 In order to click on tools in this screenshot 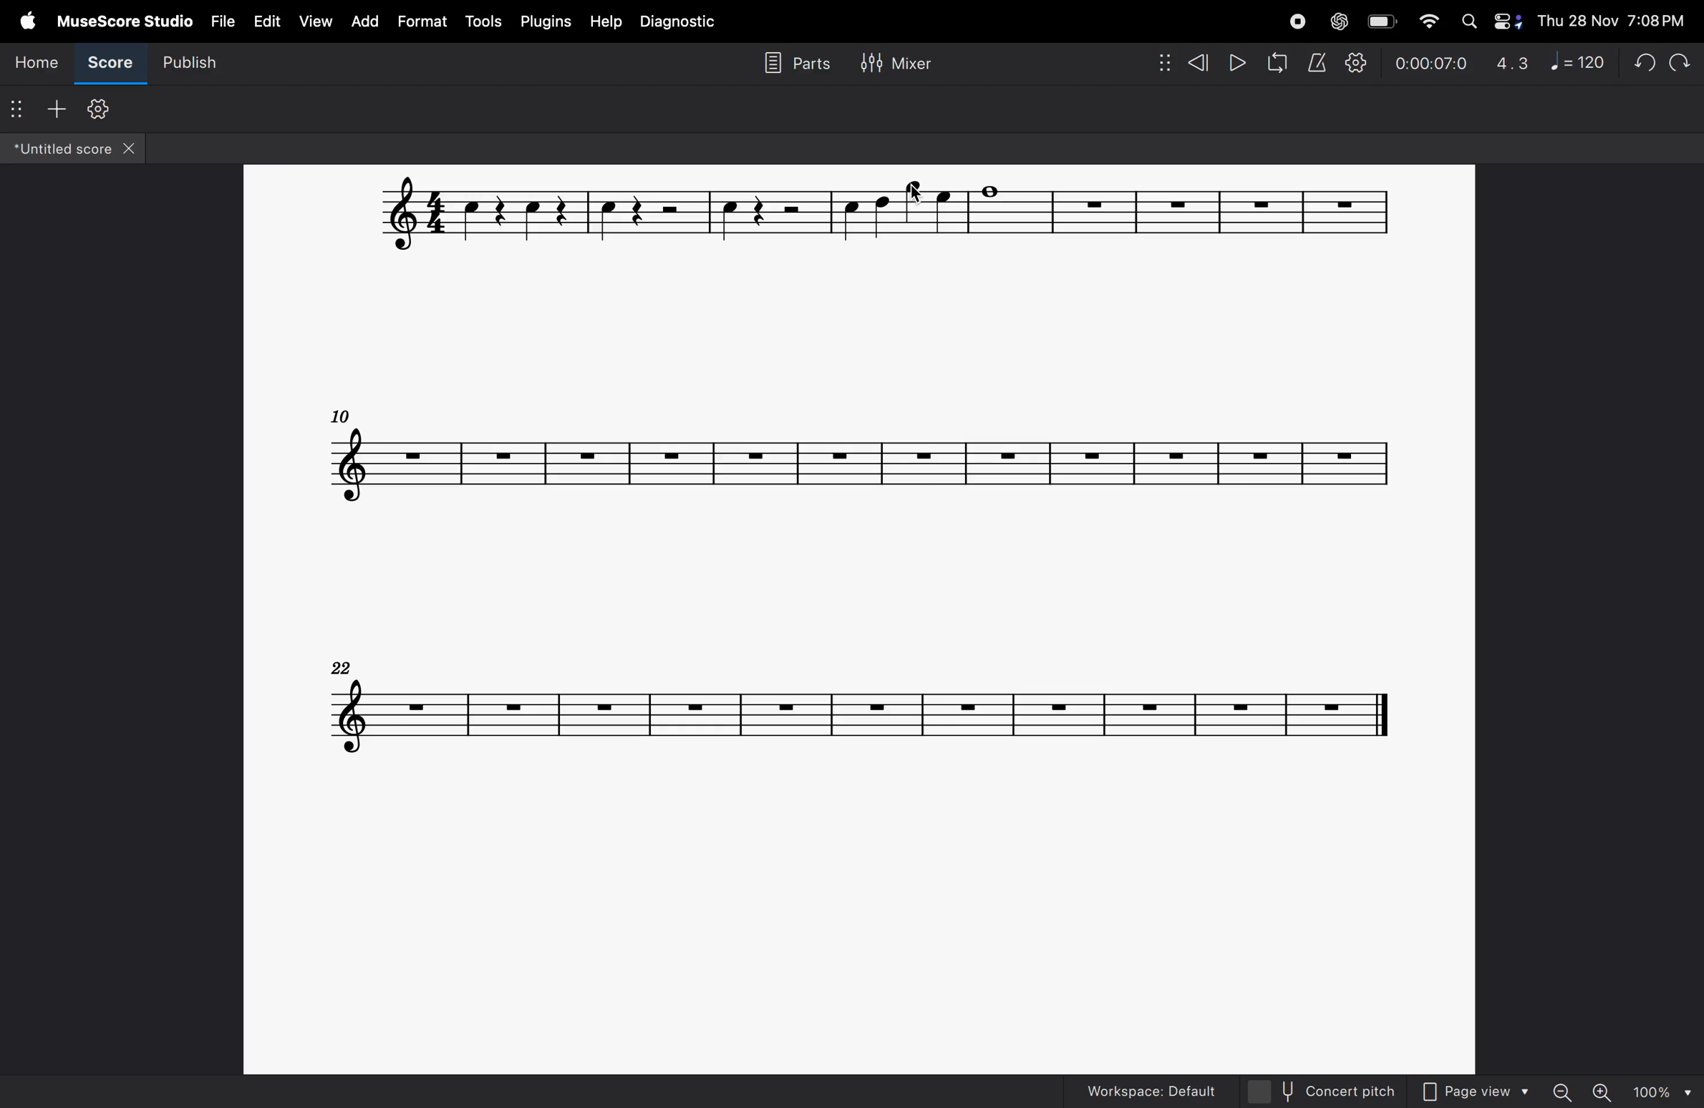, I will do `click(484, 24)`.